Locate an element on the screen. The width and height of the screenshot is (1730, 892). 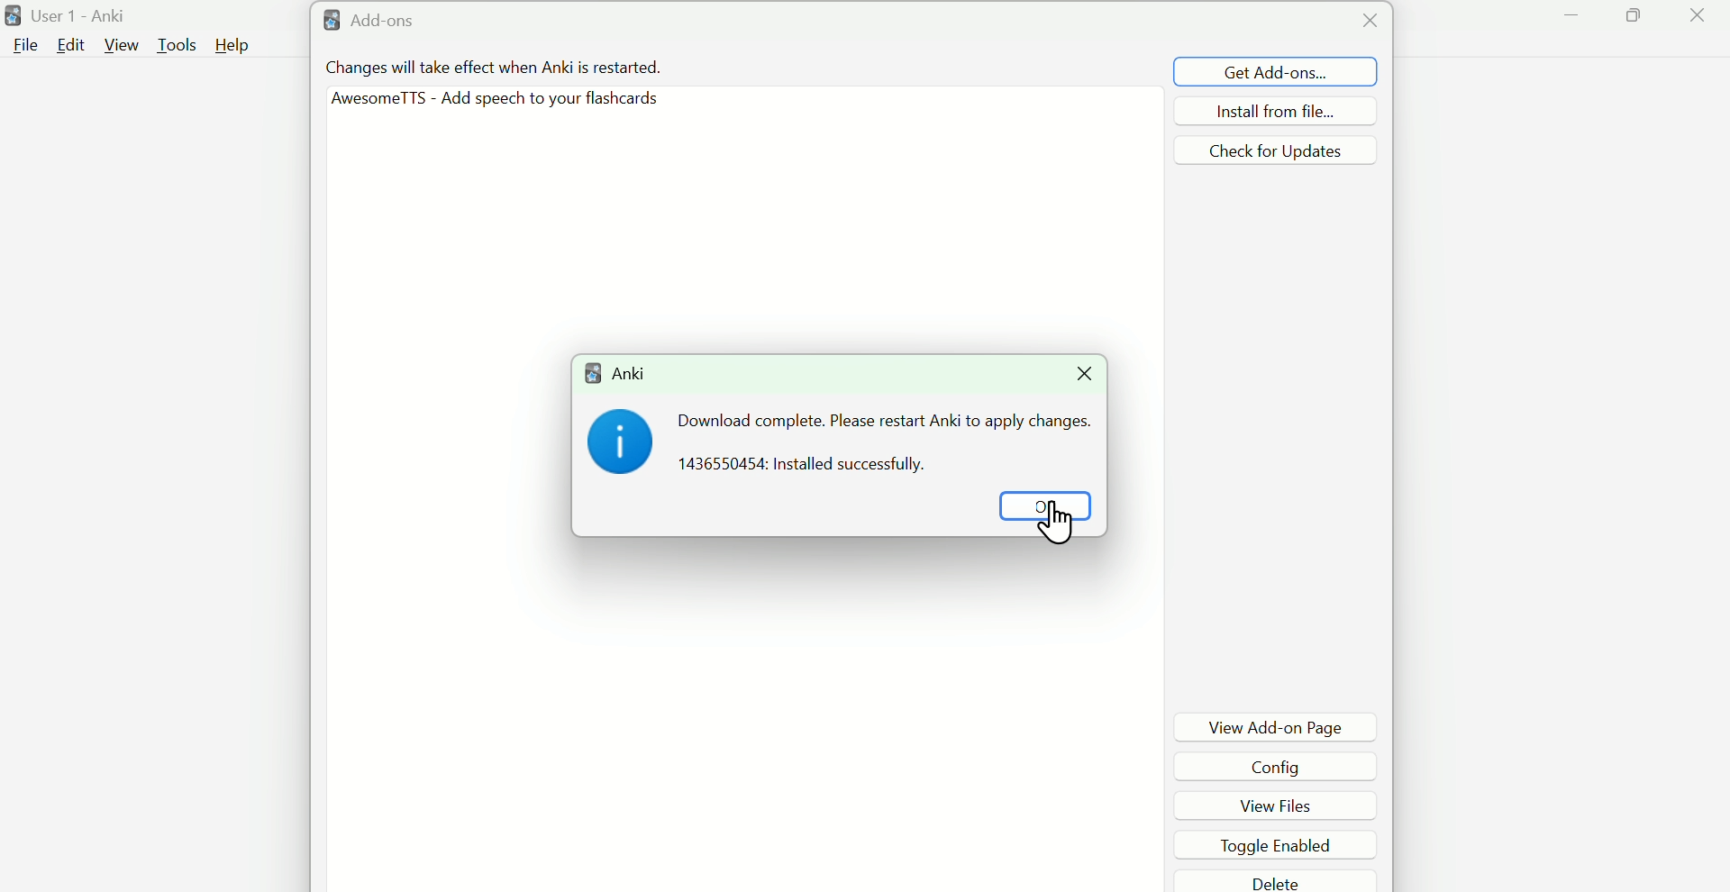
OK is located at coordinates (1049, 505).